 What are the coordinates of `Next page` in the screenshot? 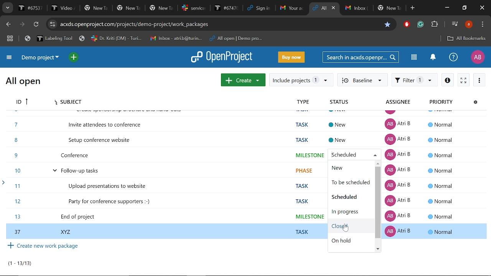 It's located at (23, 24).